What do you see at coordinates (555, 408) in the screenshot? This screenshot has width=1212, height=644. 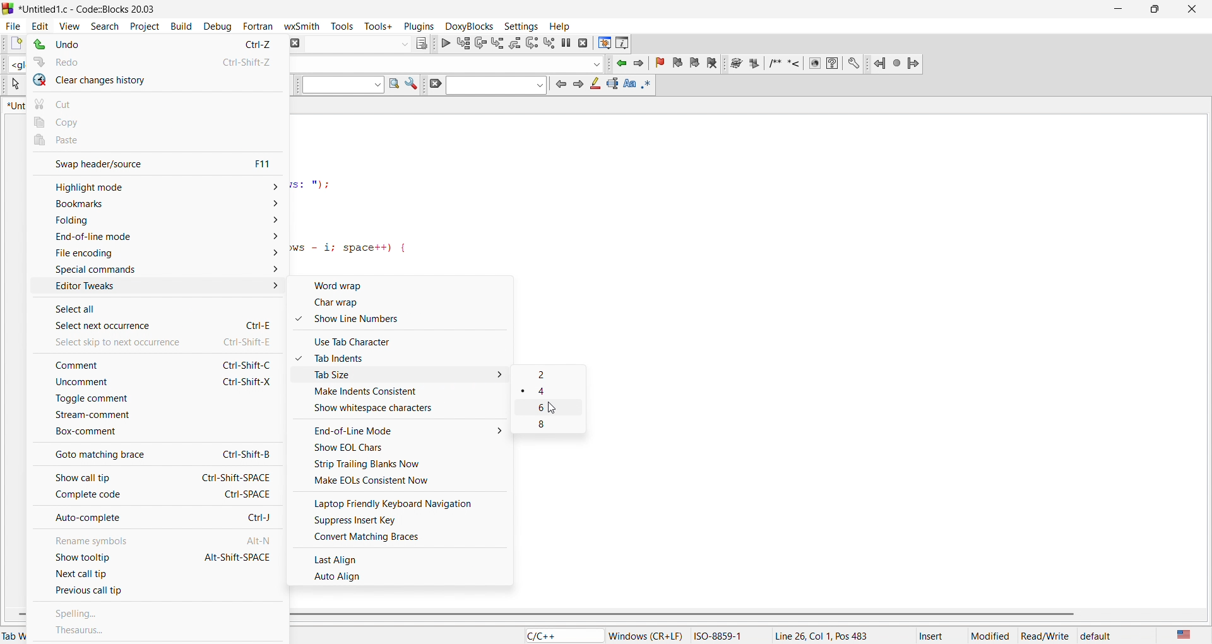 I see `cursor` at bounding box center [555, 408].